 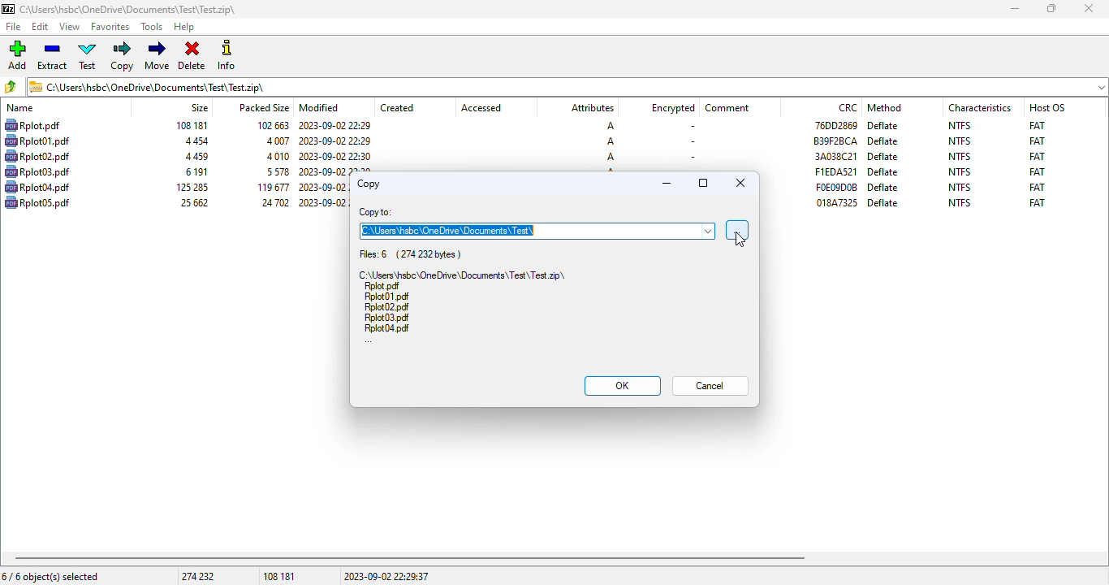 I want to click on size, so click(x=193, y=202).